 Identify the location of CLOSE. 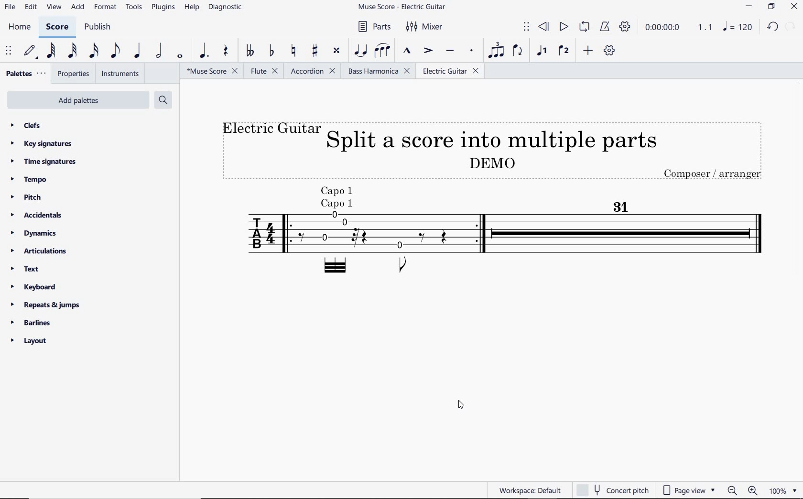
(793, 7).